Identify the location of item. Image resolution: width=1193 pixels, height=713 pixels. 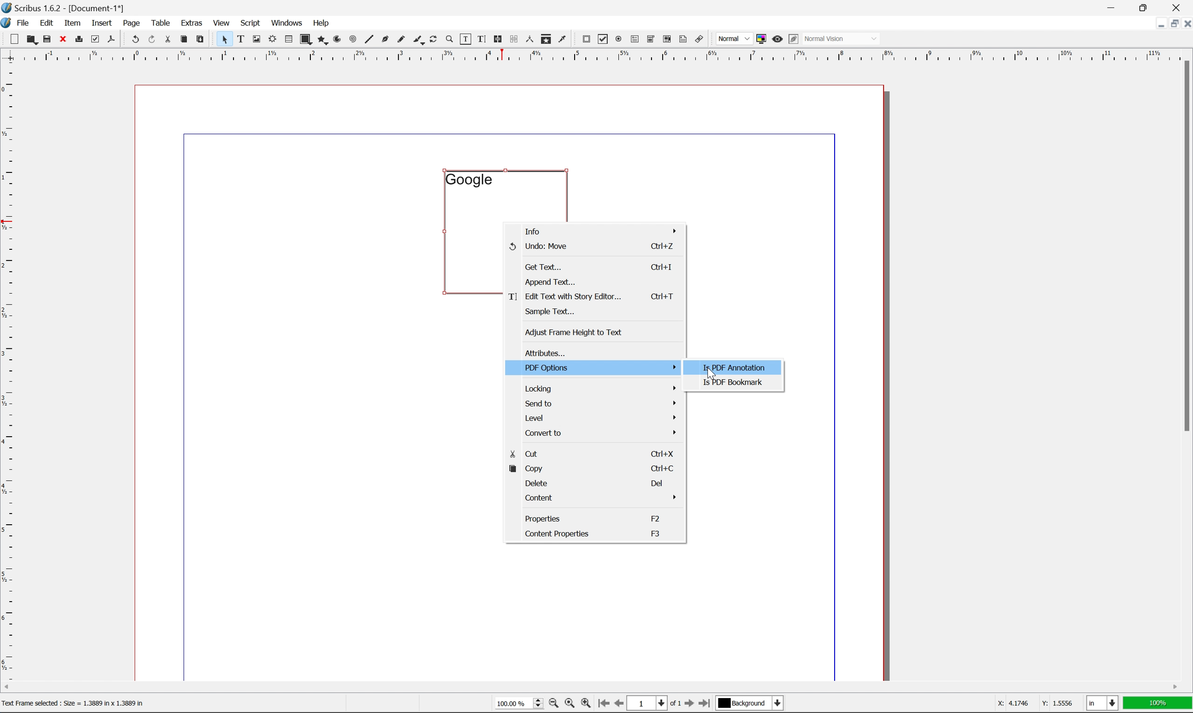
(75, 22).